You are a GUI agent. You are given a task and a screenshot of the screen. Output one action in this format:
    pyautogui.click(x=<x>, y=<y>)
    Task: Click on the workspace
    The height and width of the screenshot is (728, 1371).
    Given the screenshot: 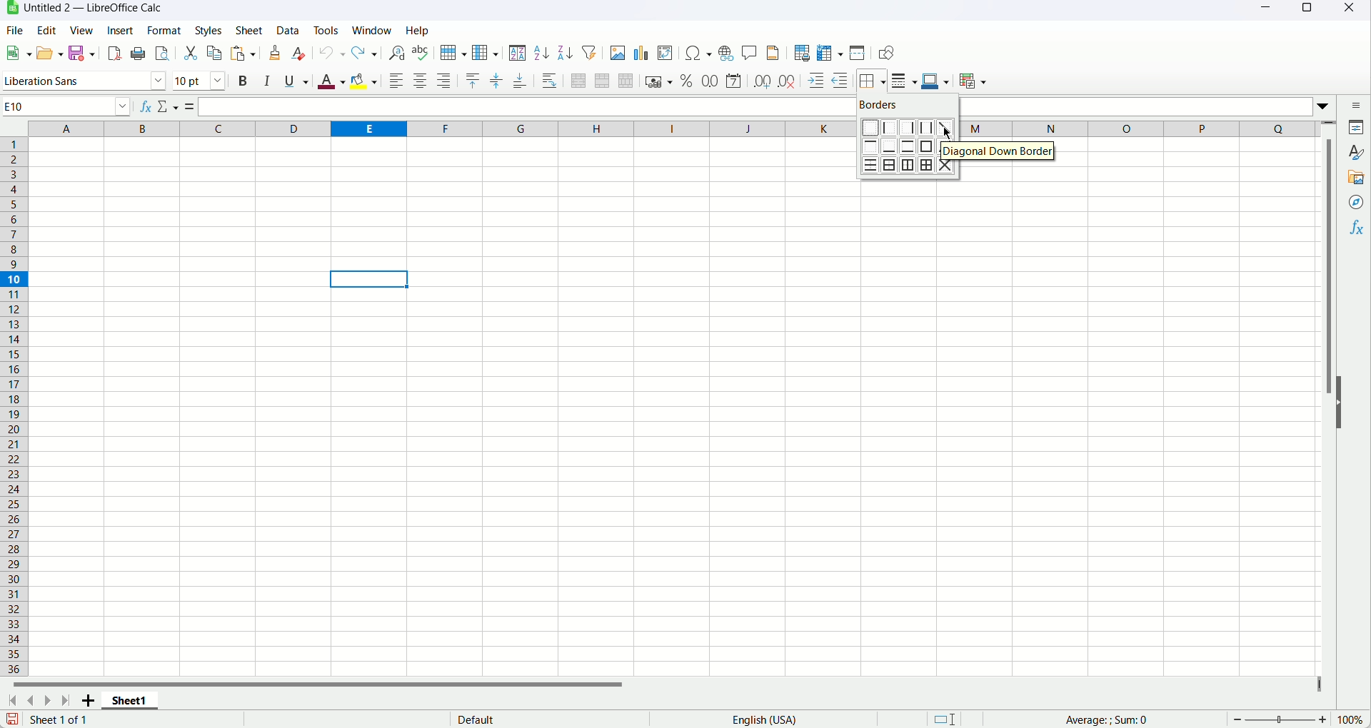 What is the action you would take?
    pyautogui.click(x=1089, y=429)
    